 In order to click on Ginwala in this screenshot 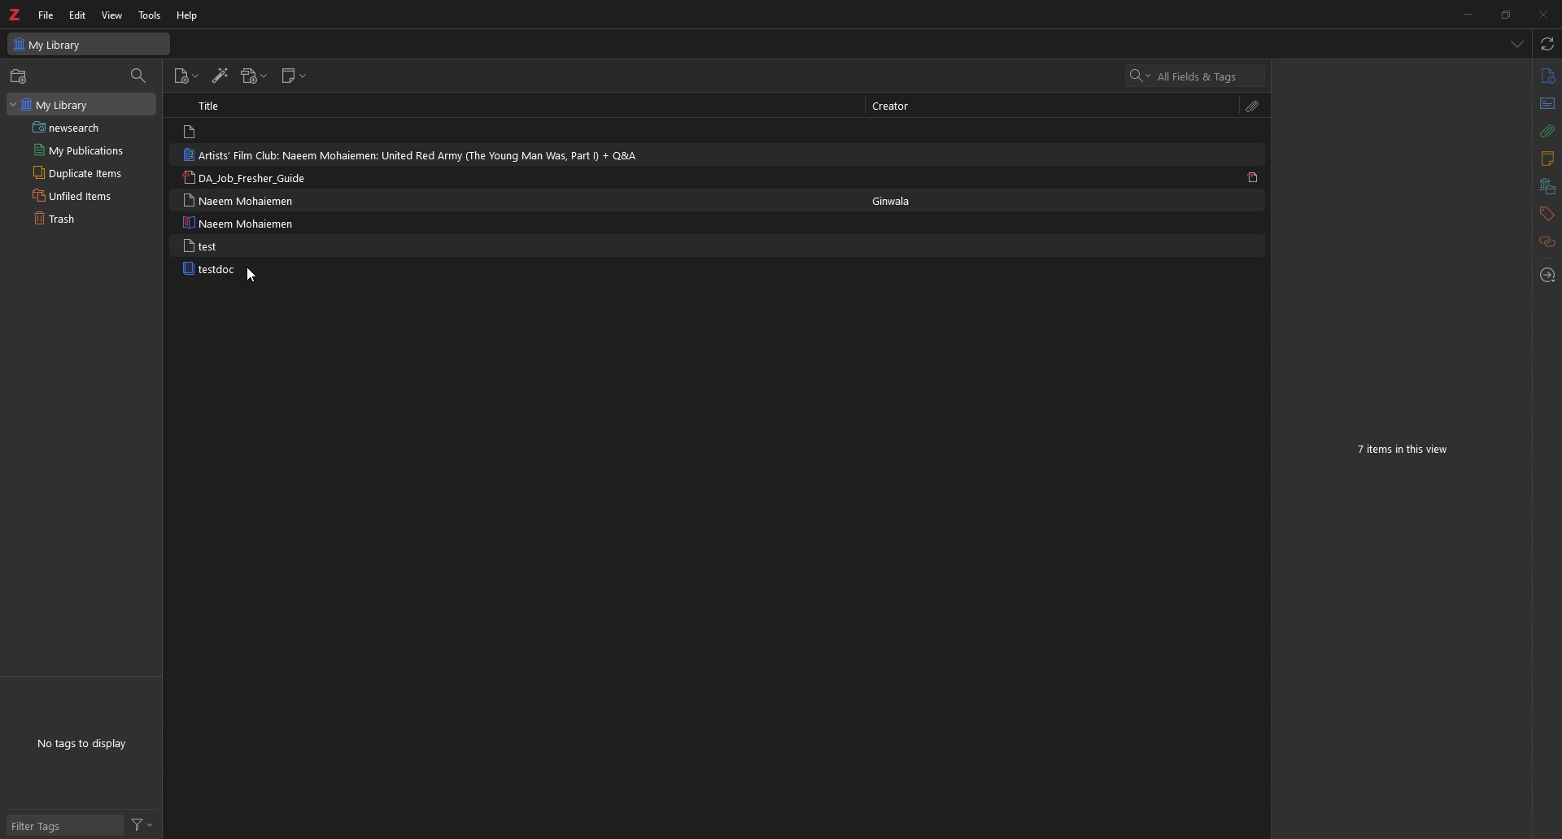, I will do `click(892, 199)`.